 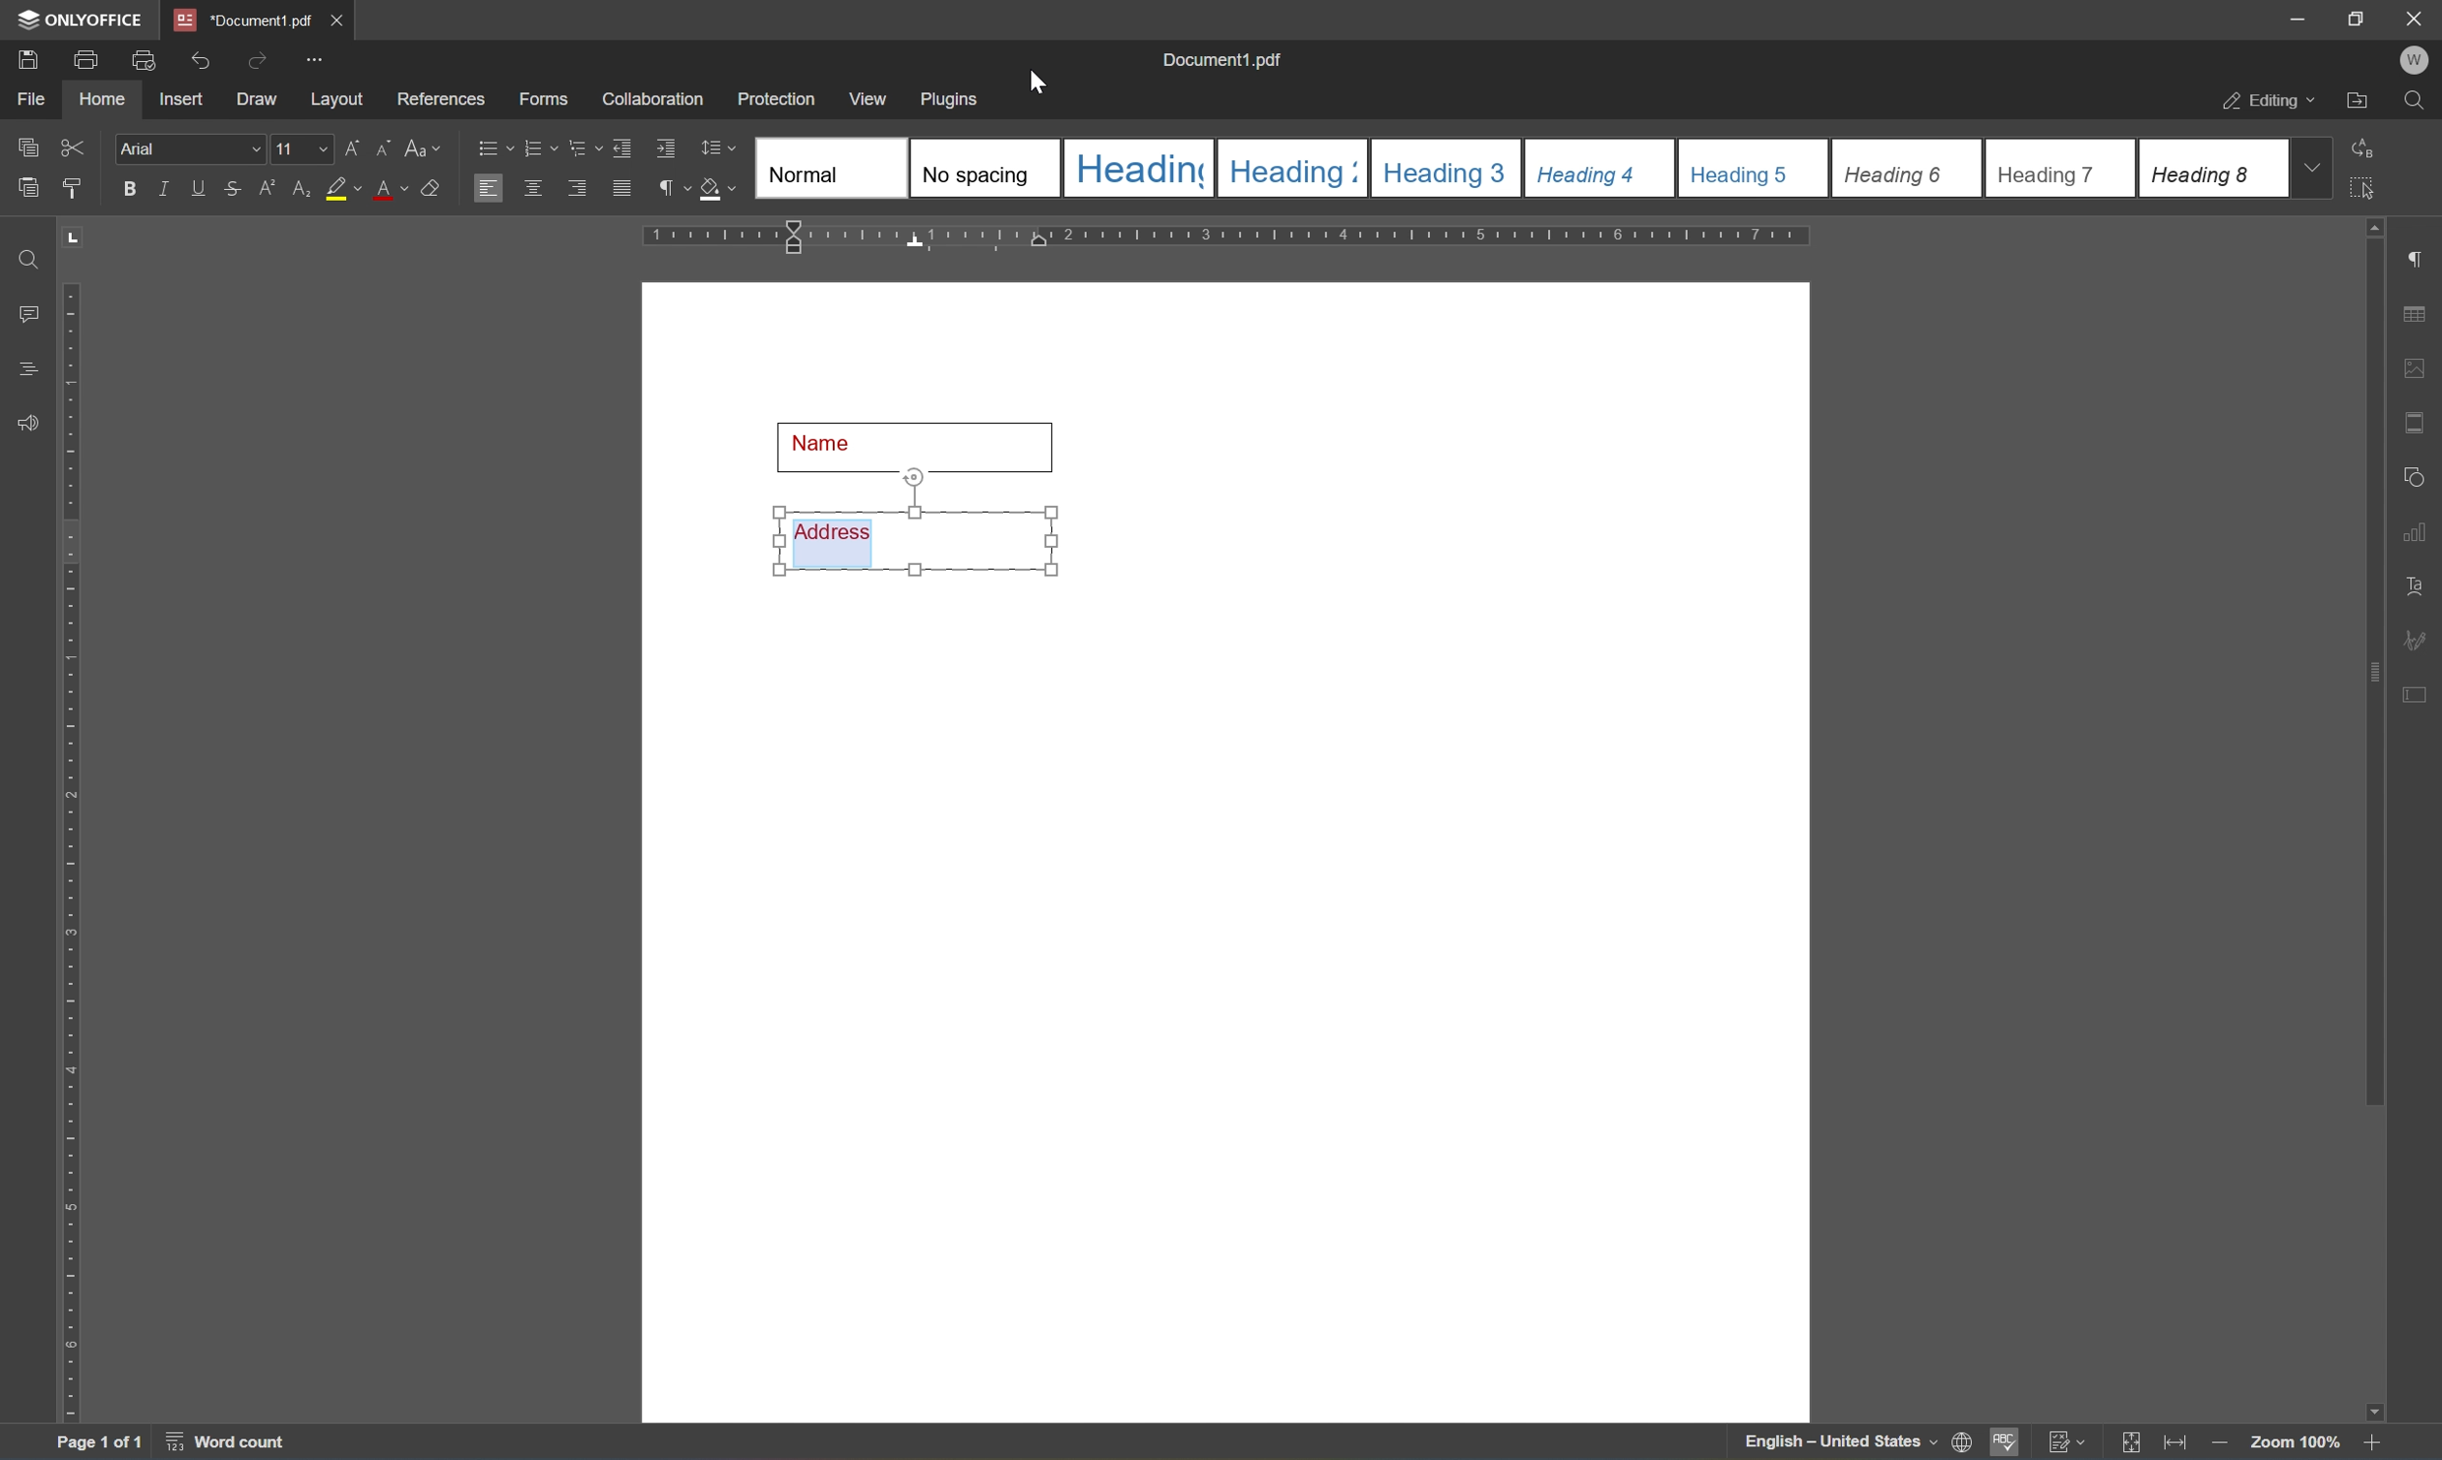 I want to click on track changes, so click(x=2068, y=1442).